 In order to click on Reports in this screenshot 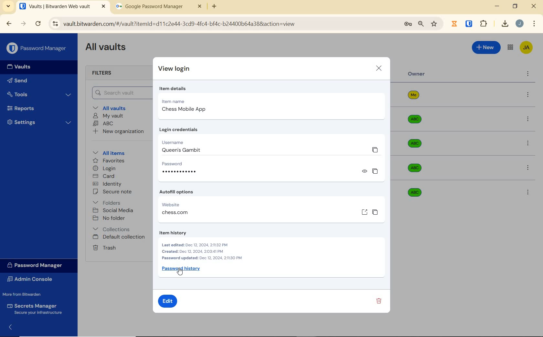, I will do `click(27, 109)`.